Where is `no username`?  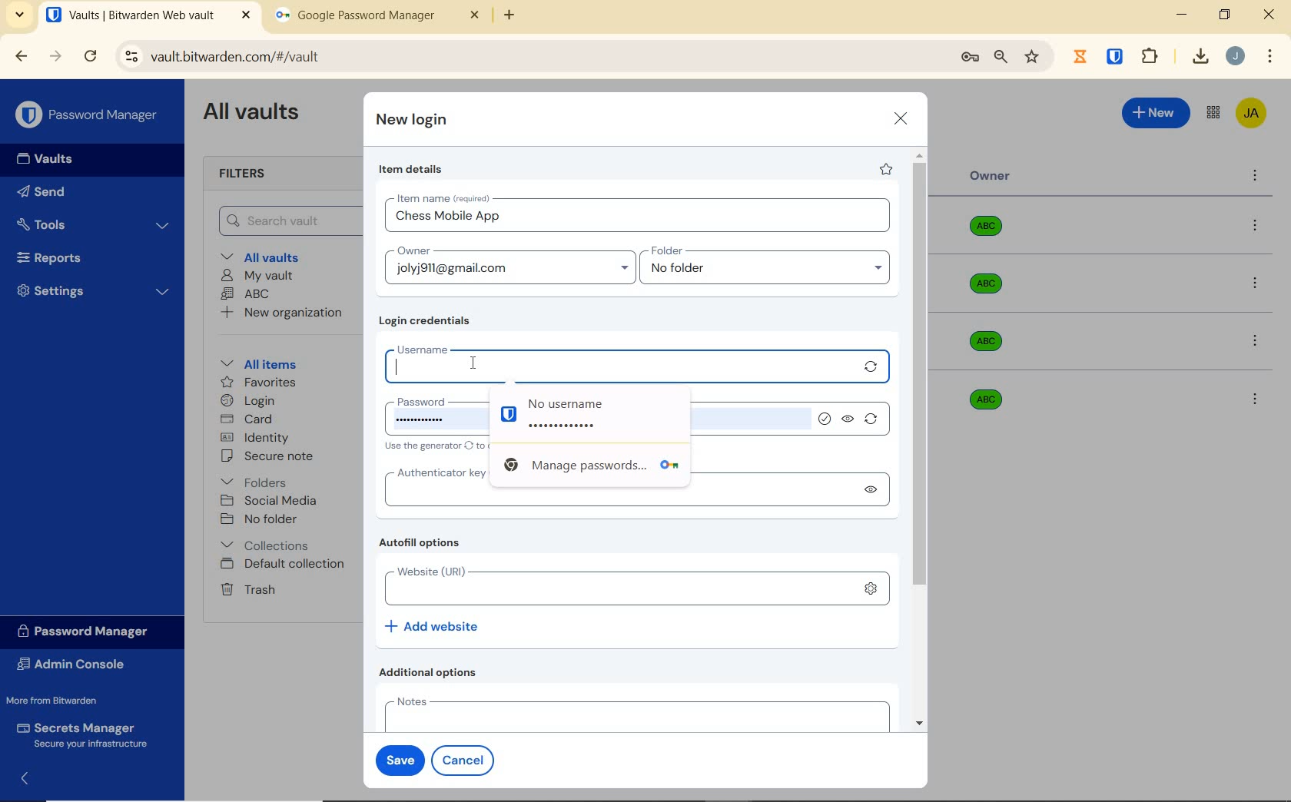
no username is located at coordinates (609, 402).